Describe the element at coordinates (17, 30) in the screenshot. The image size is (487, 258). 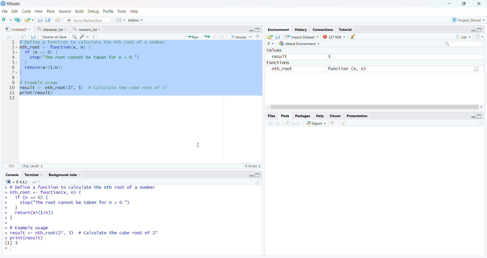
I see `Untitled2*` at that location.